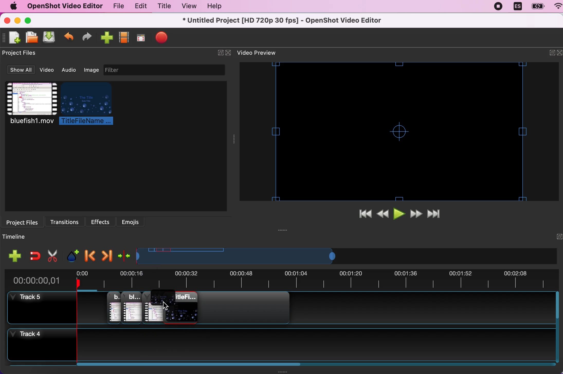 This screenshot has height=374, width=563. What do you see at coordinates (35, 256) in the screenshot?
I see `enable snapping` at bounding box center [35, 256].